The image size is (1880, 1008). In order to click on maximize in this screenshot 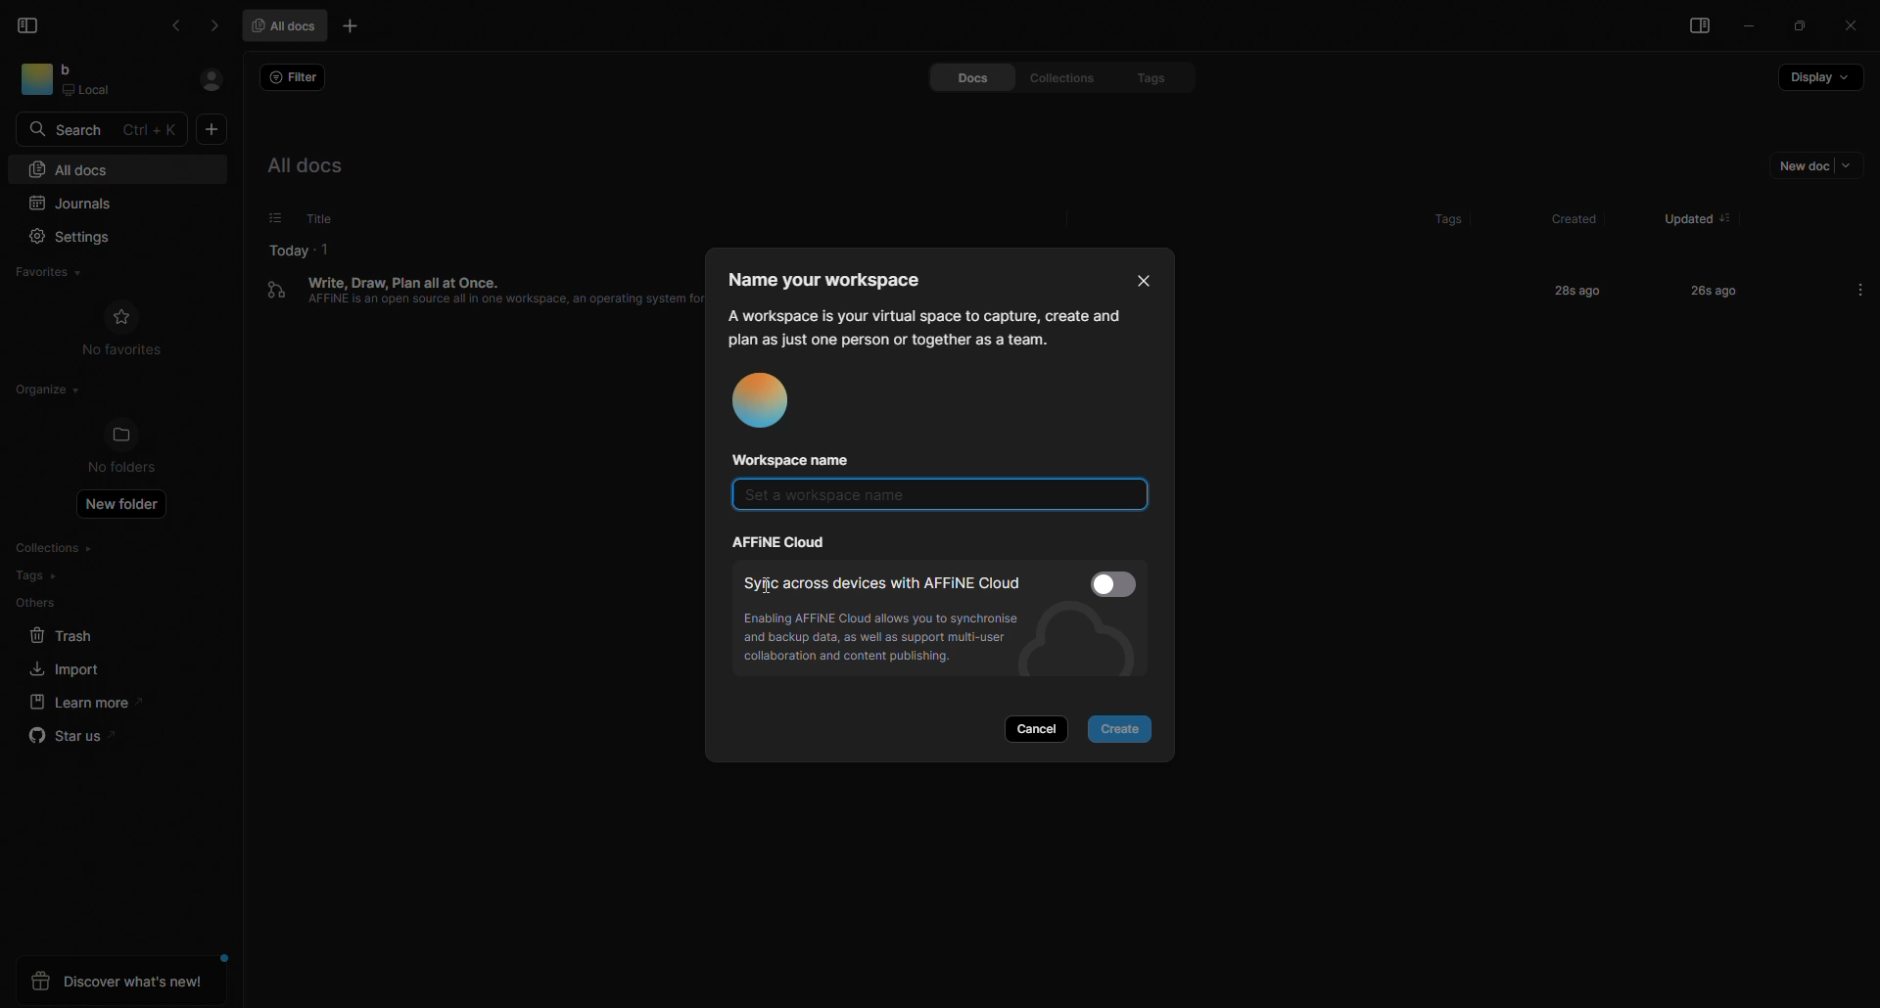, I will do `click(1801, 26)`.